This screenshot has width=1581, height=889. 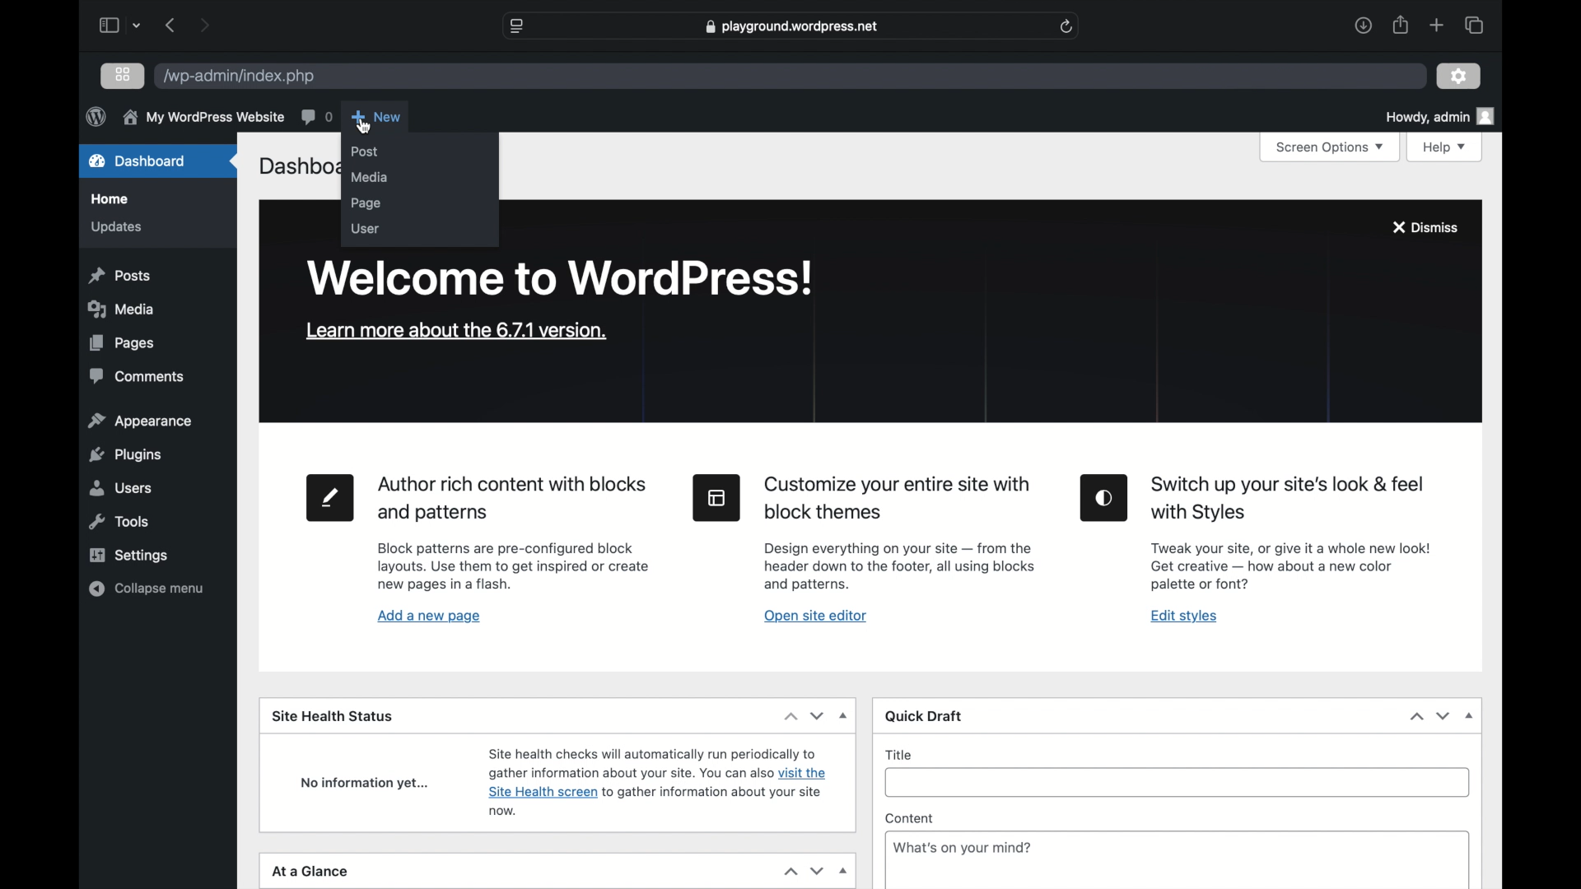 What do you see at coordinates (1469, 716) in the screenshot?
I see `dropdown` at bounding box center [1469, 716].